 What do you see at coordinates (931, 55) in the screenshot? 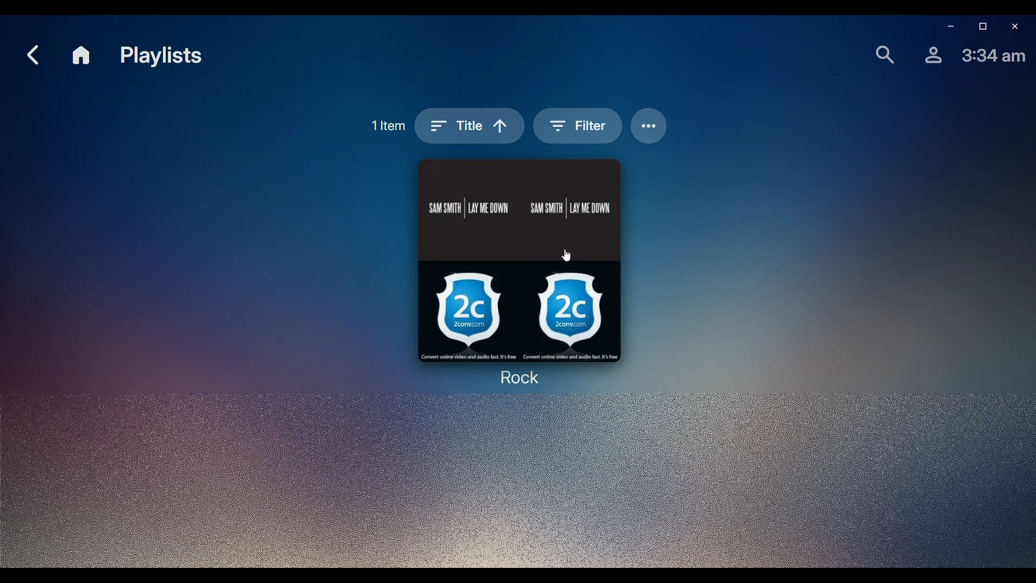
I see `Profile` at bounding box center [931, 55].